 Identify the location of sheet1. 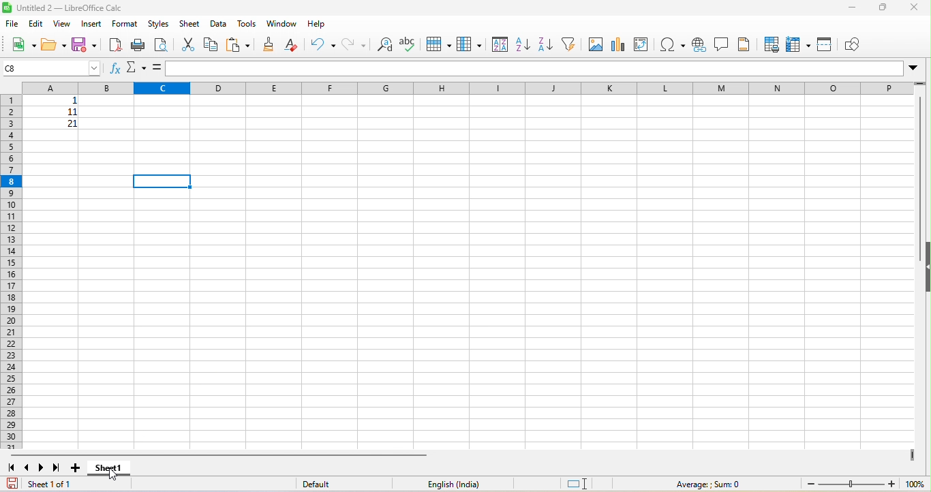
(123, 468).